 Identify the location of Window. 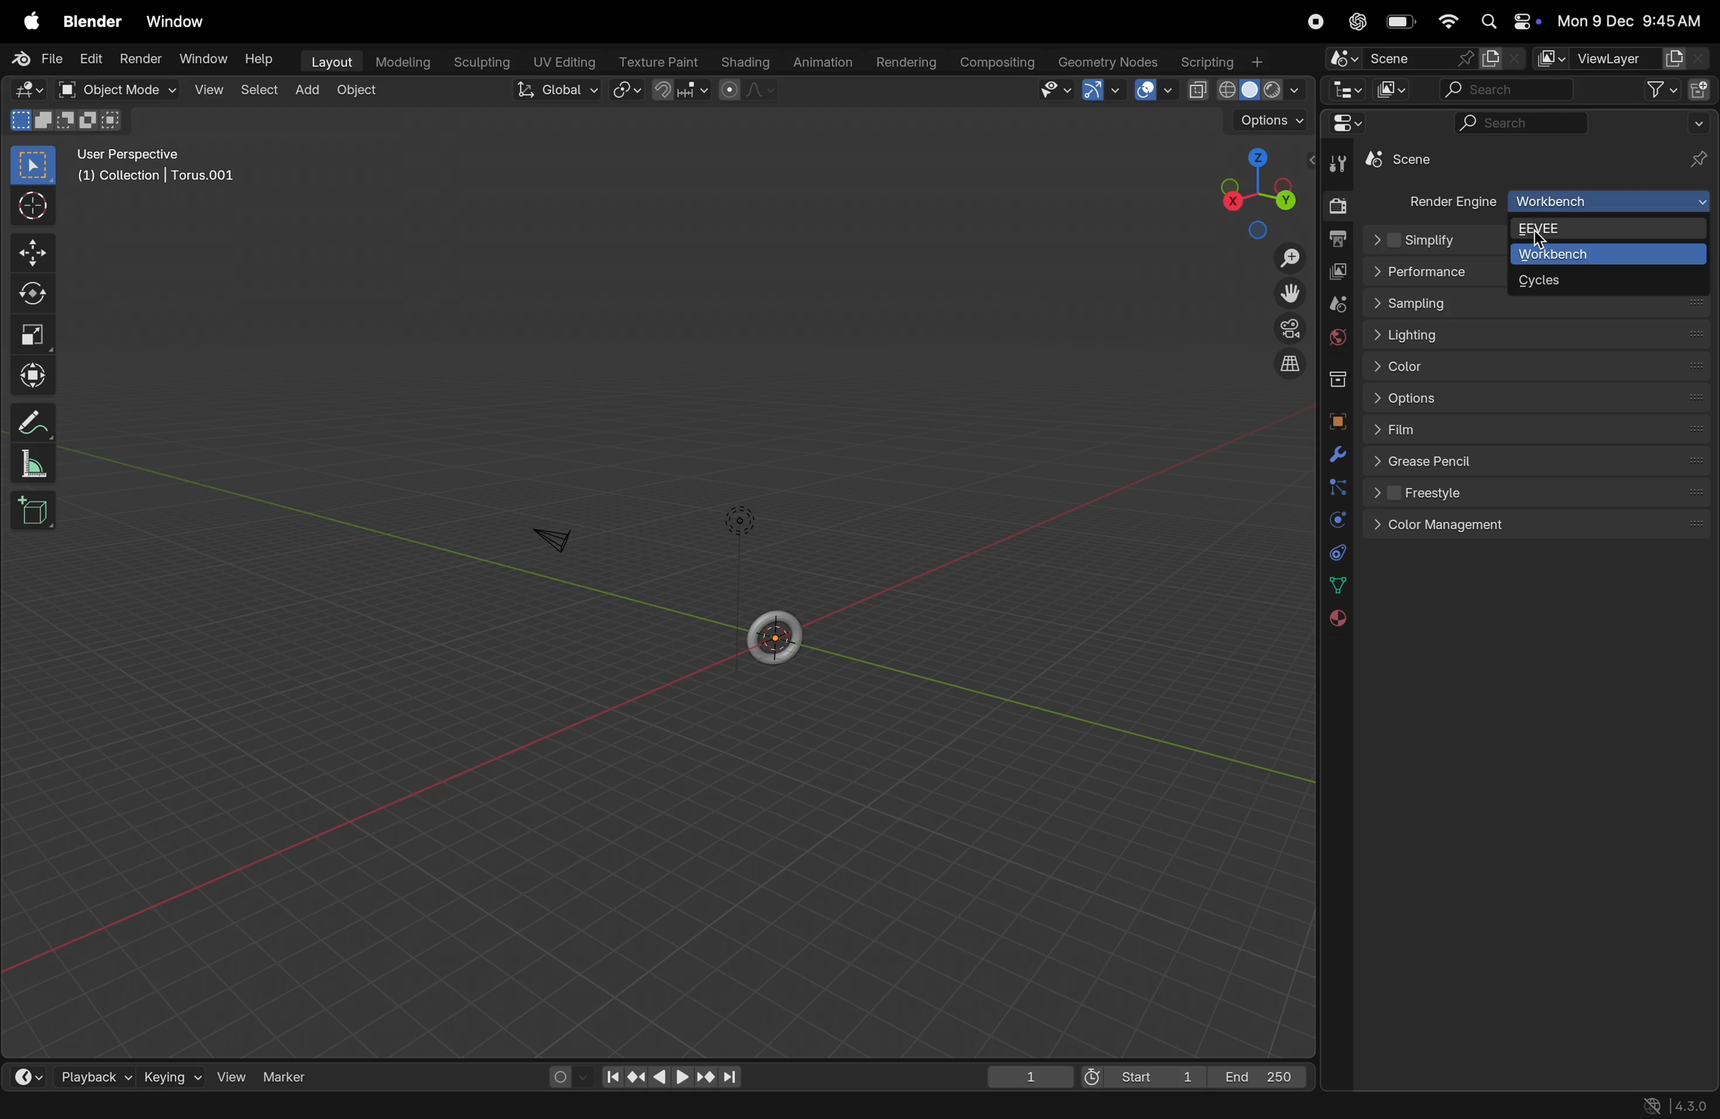
(180, 21).